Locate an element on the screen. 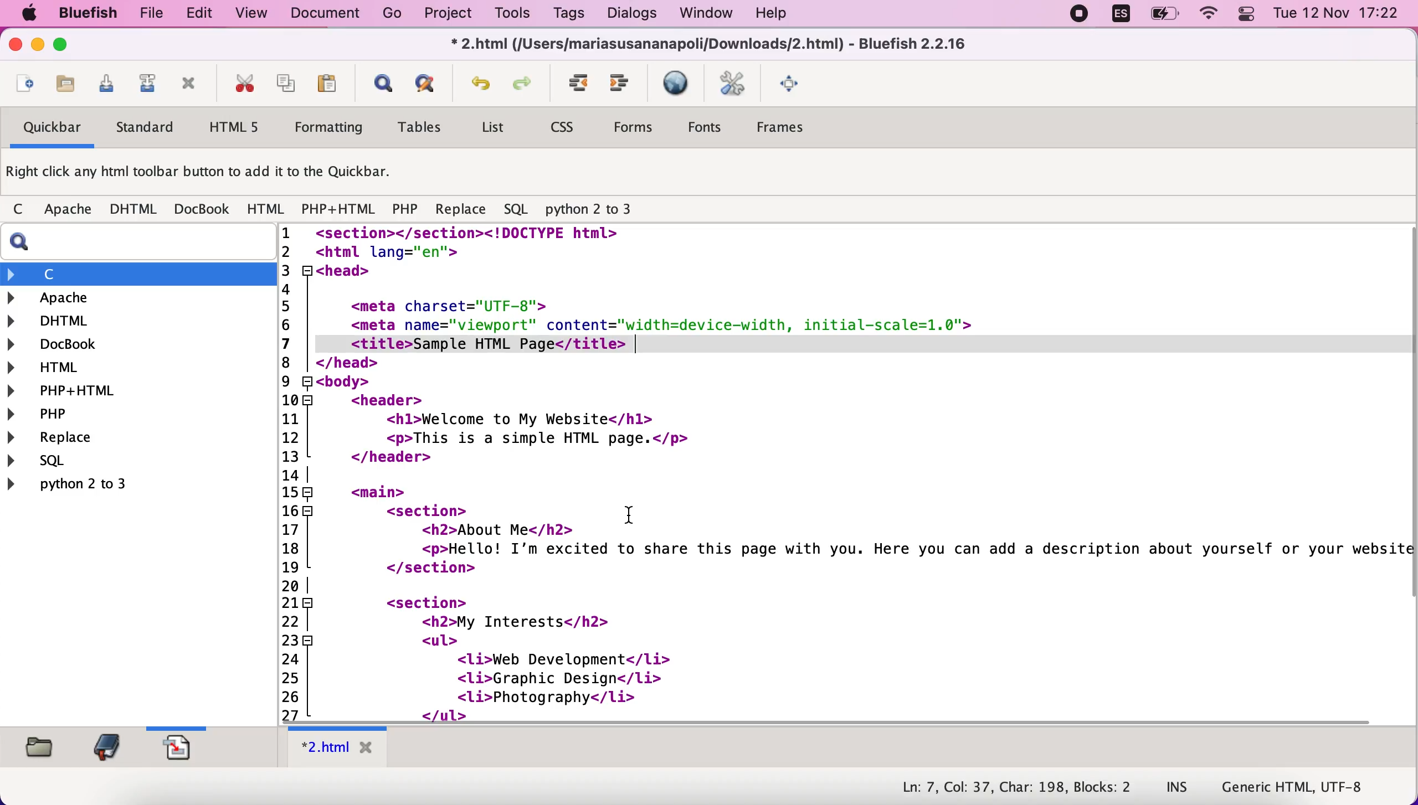 This screenshot has height=805, width=1418. mac logo is located at coordinates (34, 13).